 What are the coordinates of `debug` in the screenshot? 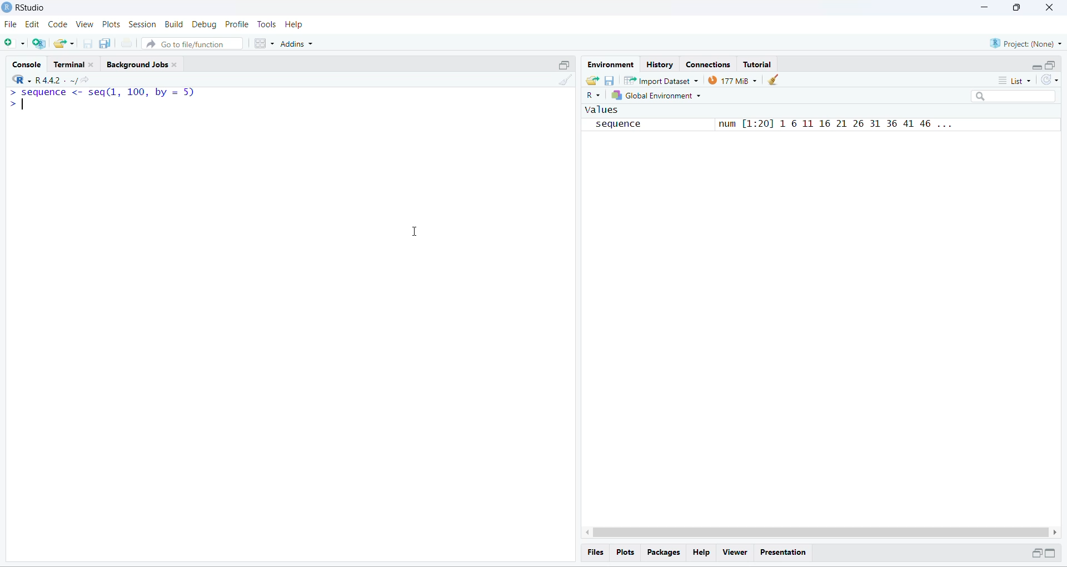 It's located at (206, 24).